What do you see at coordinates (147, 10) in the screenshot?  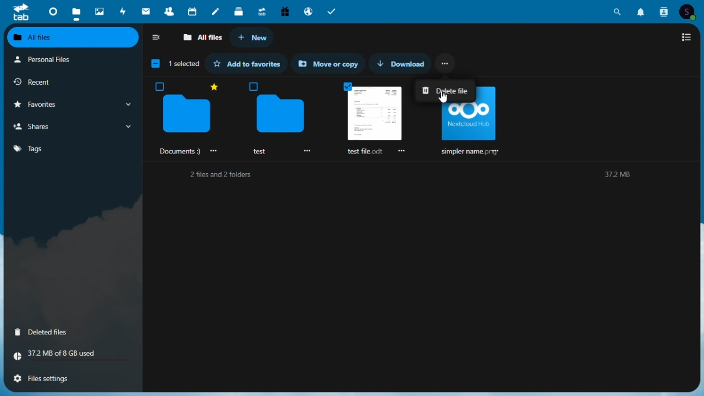 I see `mail` at bounding box center [147, 10].